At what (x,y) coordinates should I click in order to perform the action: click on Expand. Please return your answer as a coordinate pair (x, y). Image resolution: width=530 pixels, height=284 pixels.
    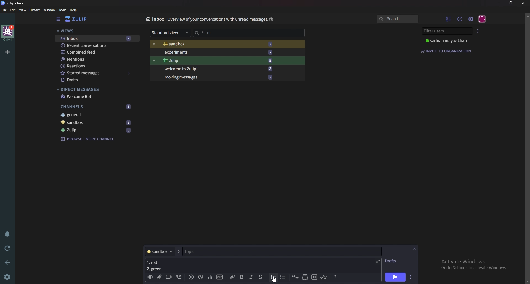
    Looking at the image, I should click on (377, 261).